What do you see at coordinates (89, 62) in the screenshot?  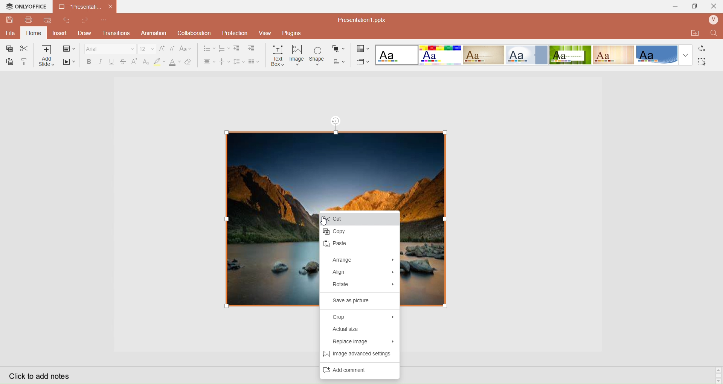 I see `Bold` at bounding box center [89, 62].